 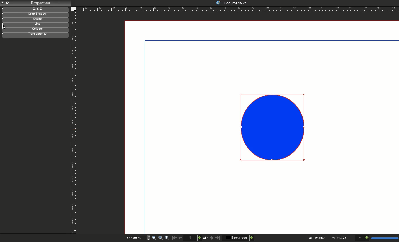 I want to click on Last page, so click(x=218, y=238).